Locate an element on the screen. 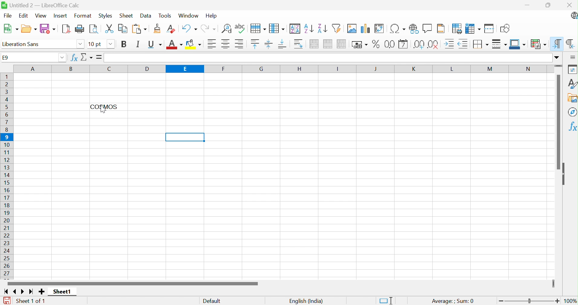 The image size is (578, 305). Freeze rows and columns is located at coordinates (472, 28).